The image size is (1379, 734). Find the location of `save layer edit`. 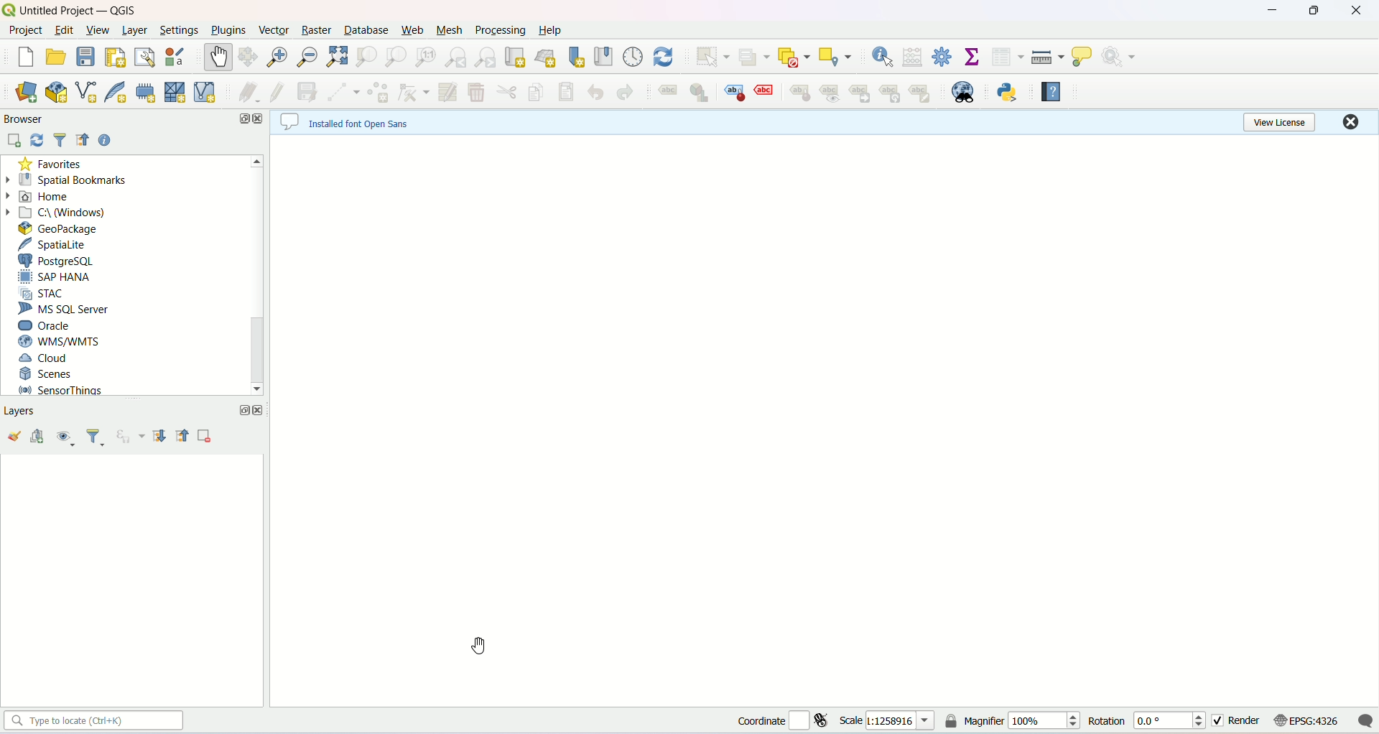

save layer edit is located at coordinates (307, 93).